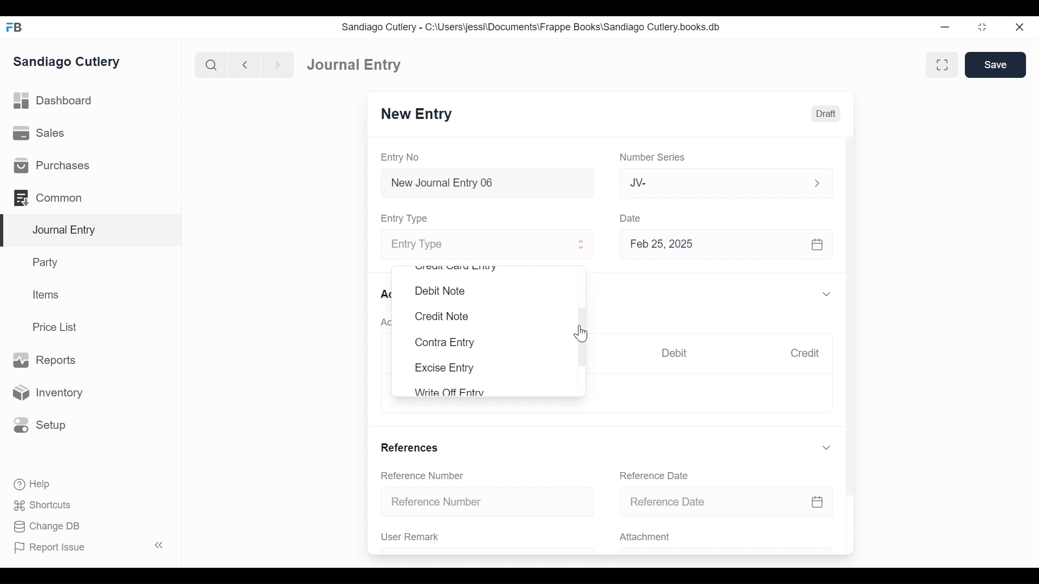 The image size is (1039, 584). I want to click on Entry Type, so click(478, 245).